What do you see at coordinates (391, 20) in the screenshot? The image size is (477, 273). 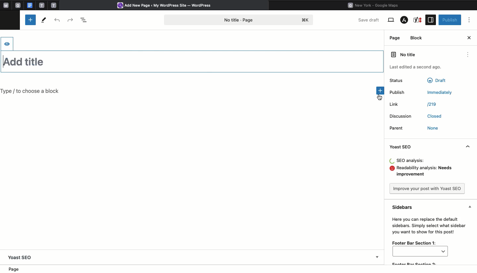 I see `View` at bounding box center [391, 20].